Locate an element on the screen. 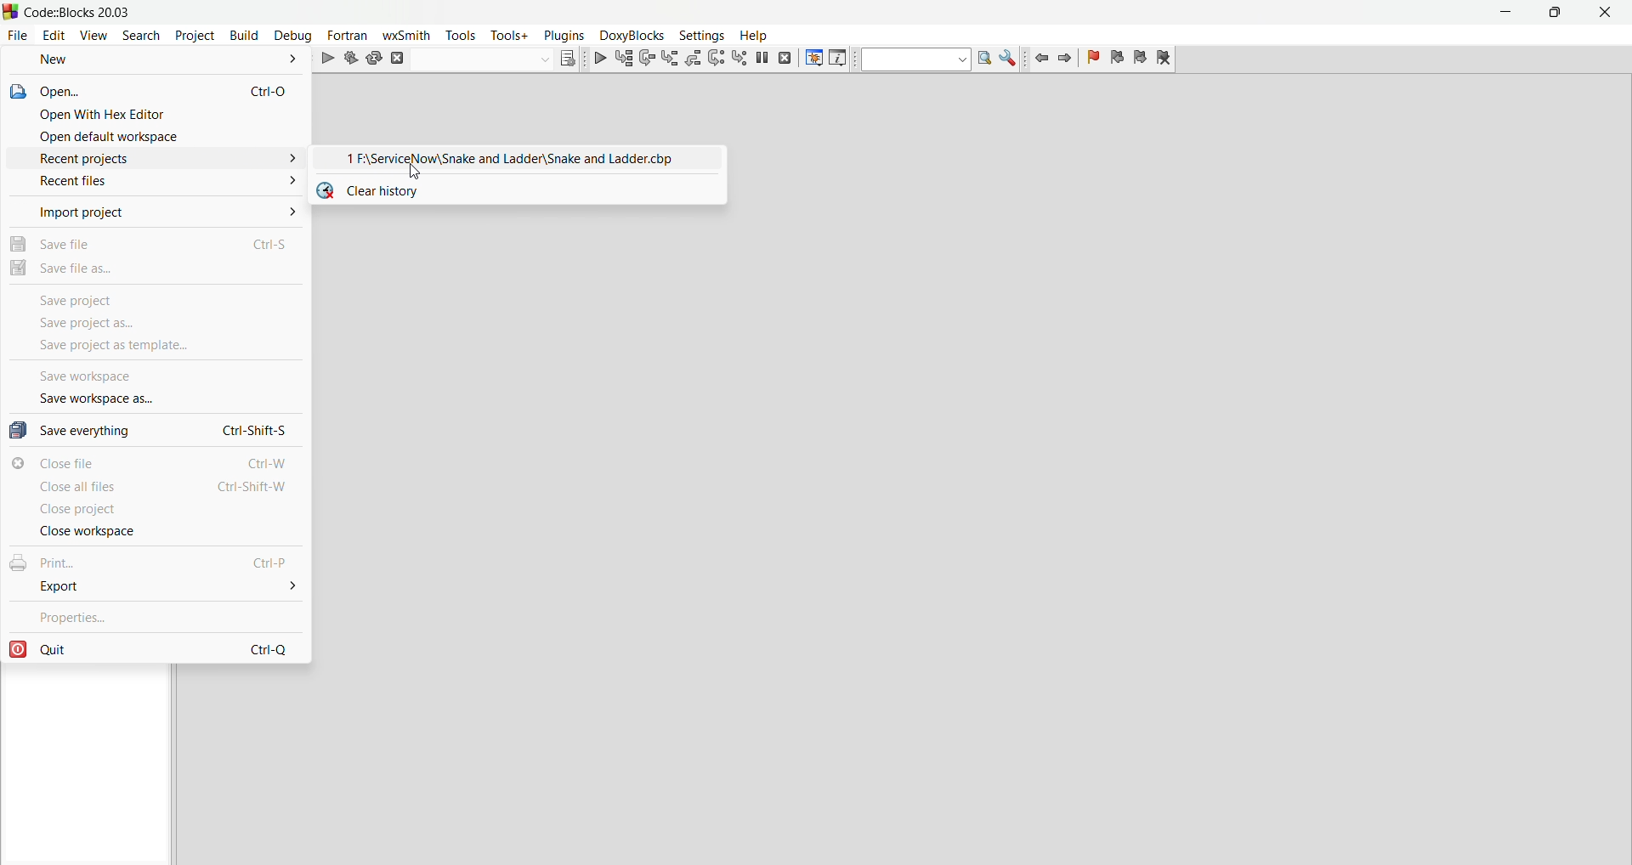  save file as is located at coordinates (156, 269).